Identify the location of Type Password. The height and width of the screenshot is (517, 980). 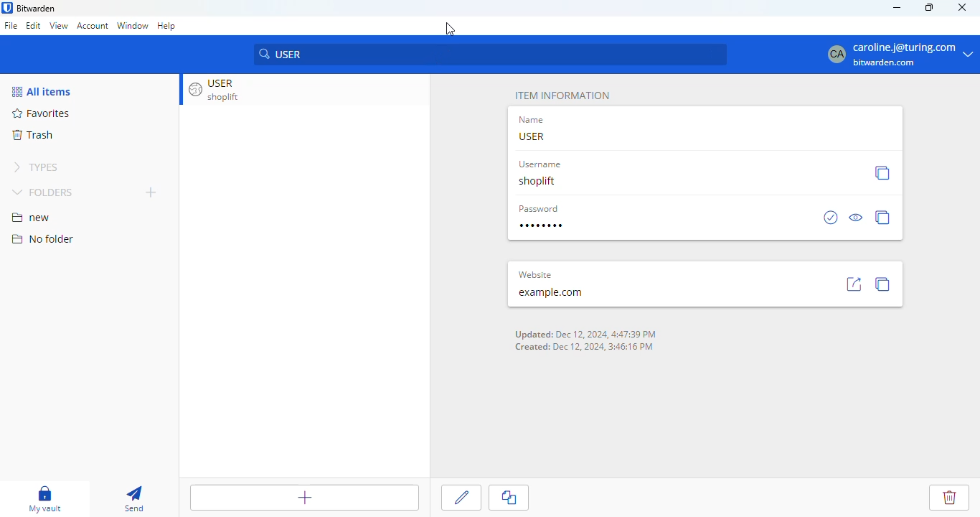
(543, 228).